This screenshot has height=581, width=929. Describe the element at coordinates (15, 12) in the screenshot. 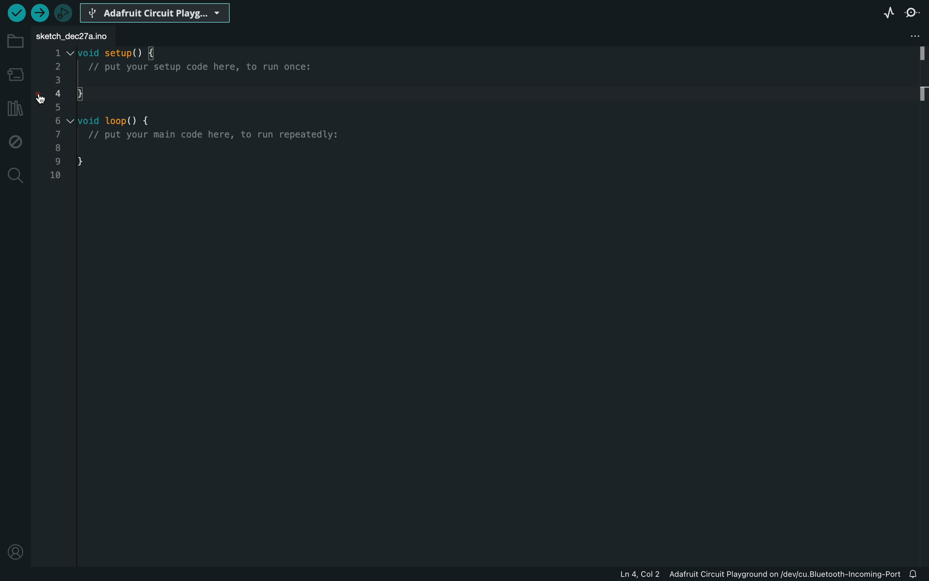

I see `verify` at that location.